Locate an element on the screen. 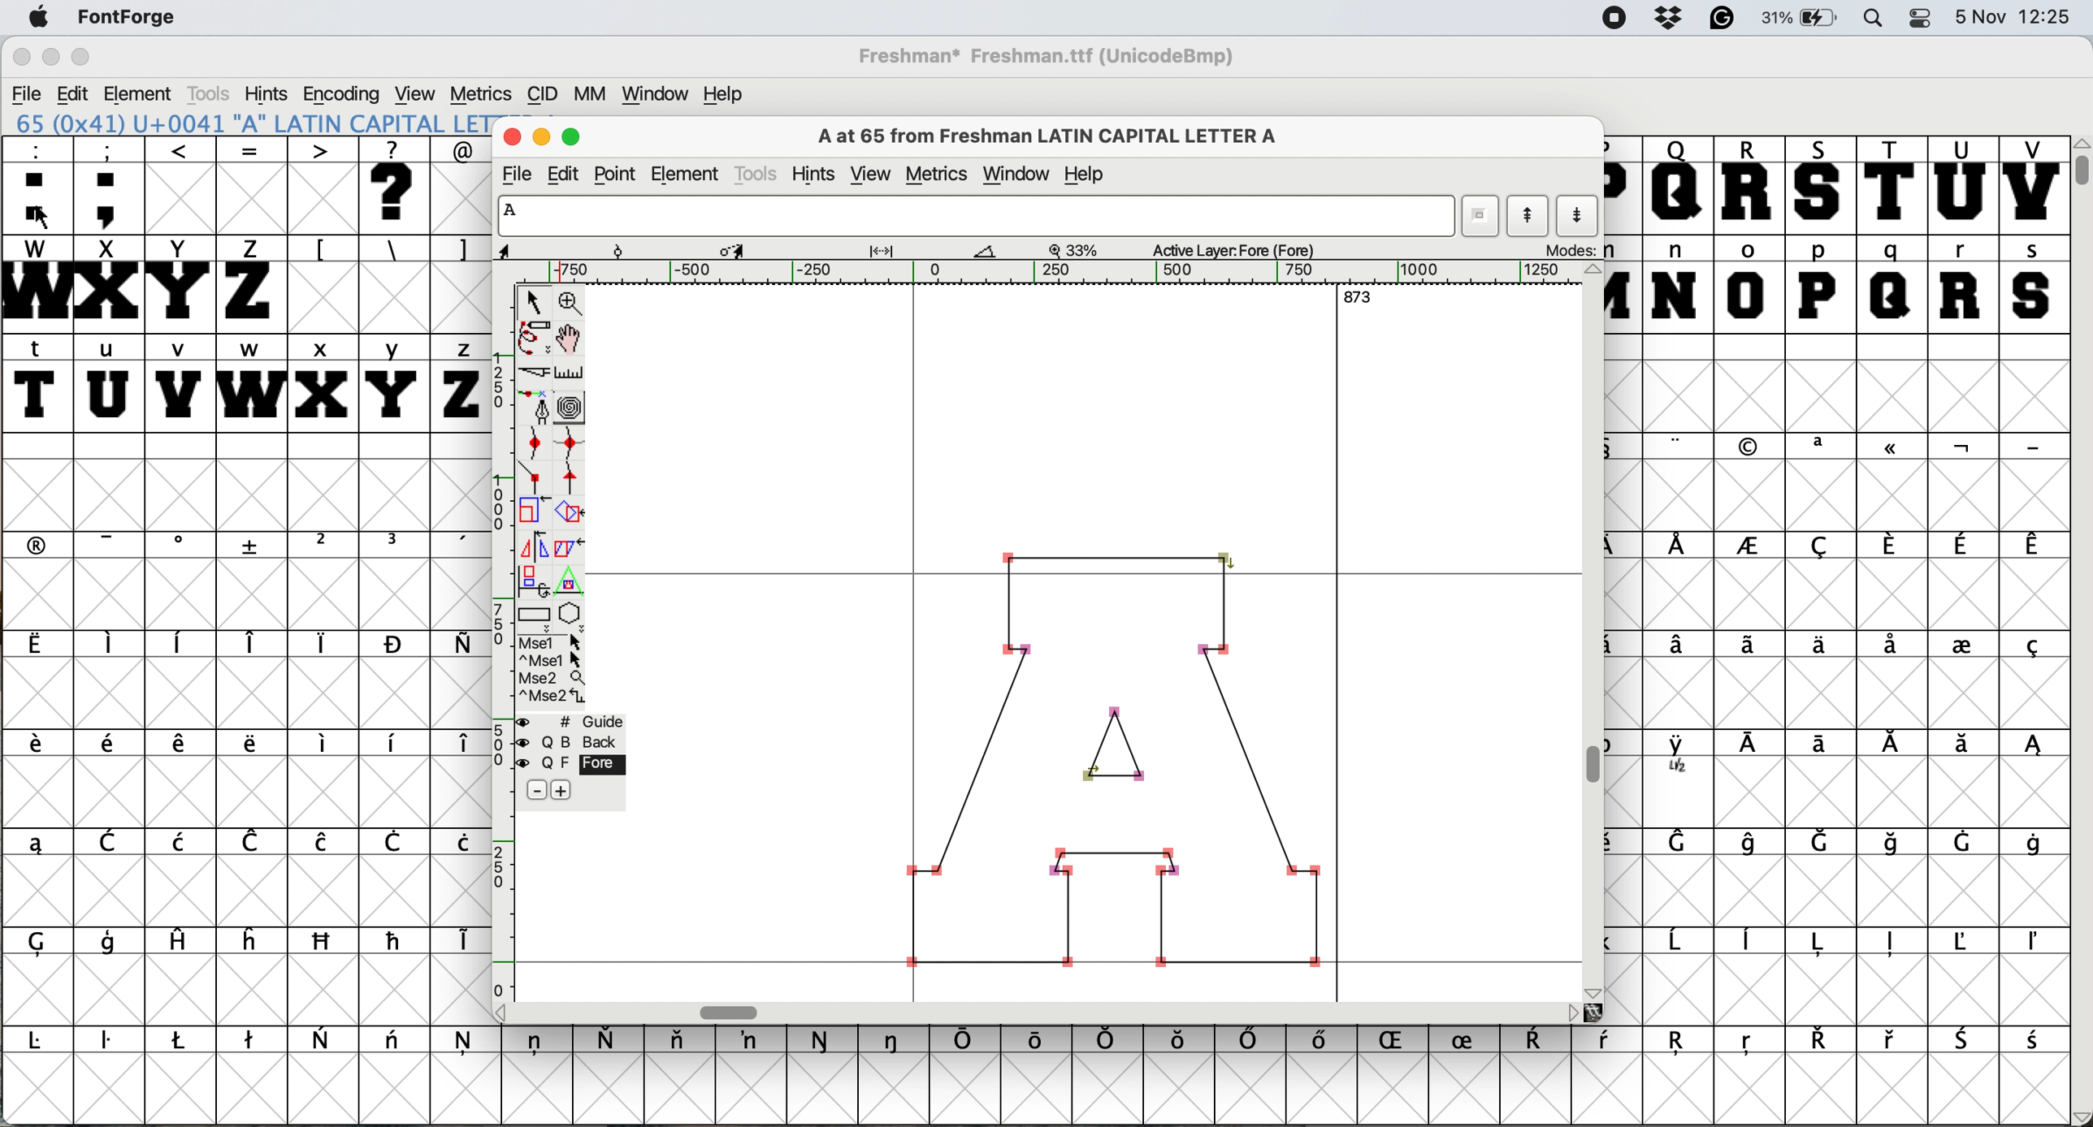  symbol is located at coordinates (394, 844).